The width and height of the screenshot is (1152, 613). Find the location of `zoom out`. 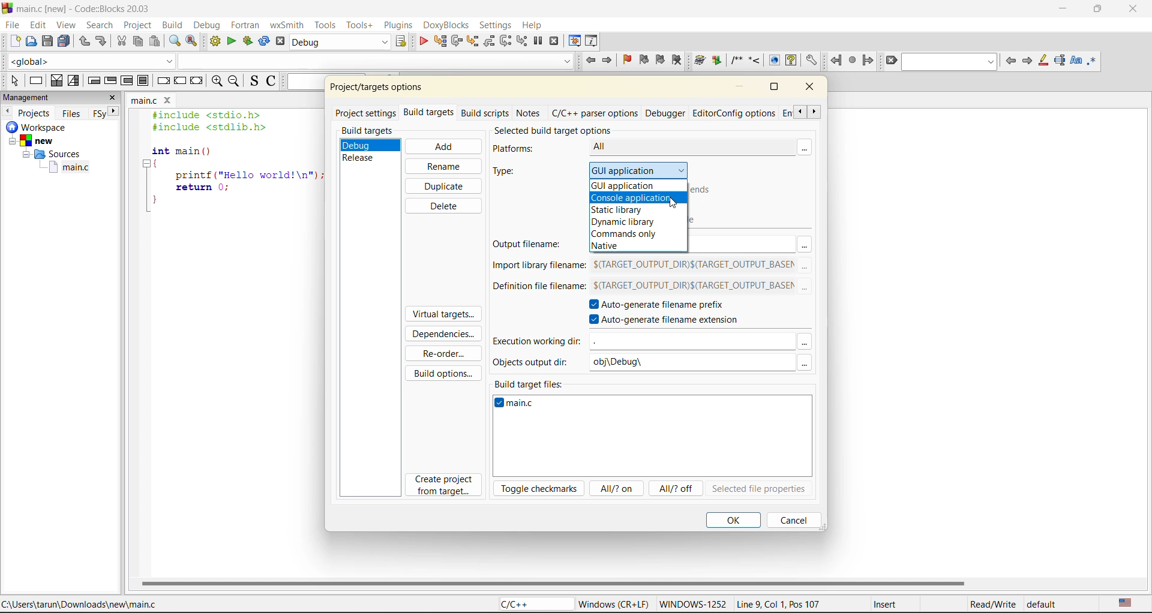

zoom out is located at coordinates (235, 82).